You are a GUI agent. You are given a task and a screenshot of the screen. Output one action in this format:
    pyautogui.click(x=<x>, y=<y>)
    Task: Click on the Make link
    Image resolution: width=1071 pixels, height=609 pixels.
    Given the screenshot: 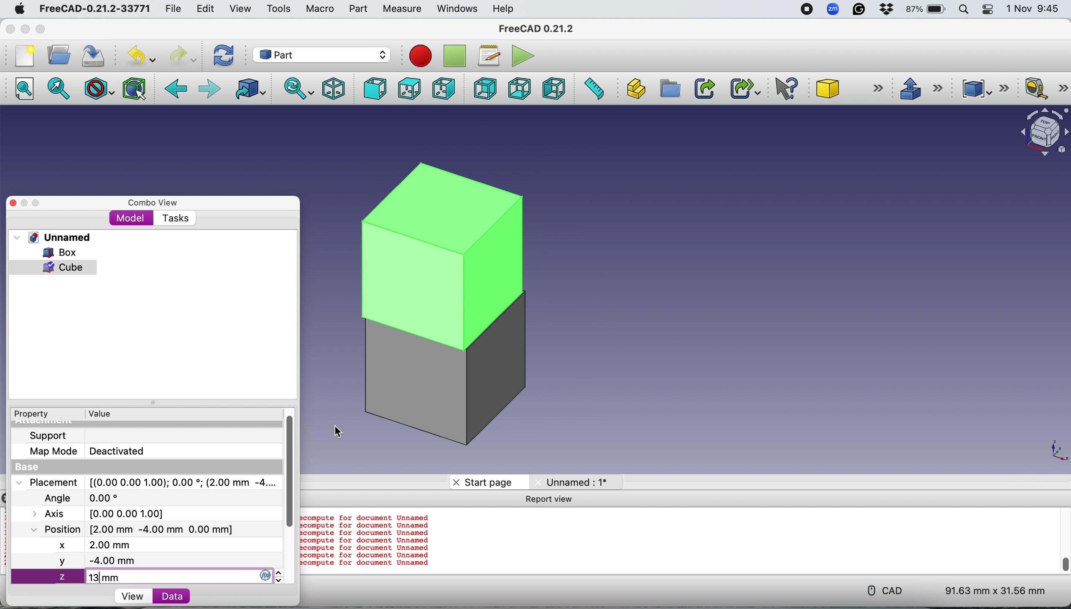 What is the action you would take?
    pyautogui.click(x=704, y=88)
    